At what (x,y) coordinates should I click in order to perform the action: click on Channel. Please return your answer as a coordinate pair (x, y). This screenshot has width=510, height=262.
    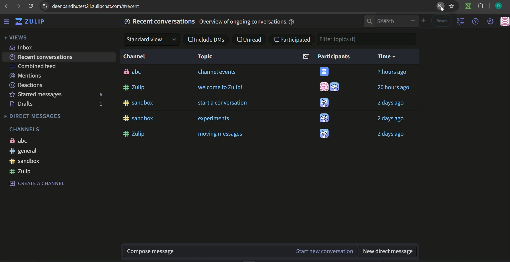
    Looking at the image, I should click on (135, 57).